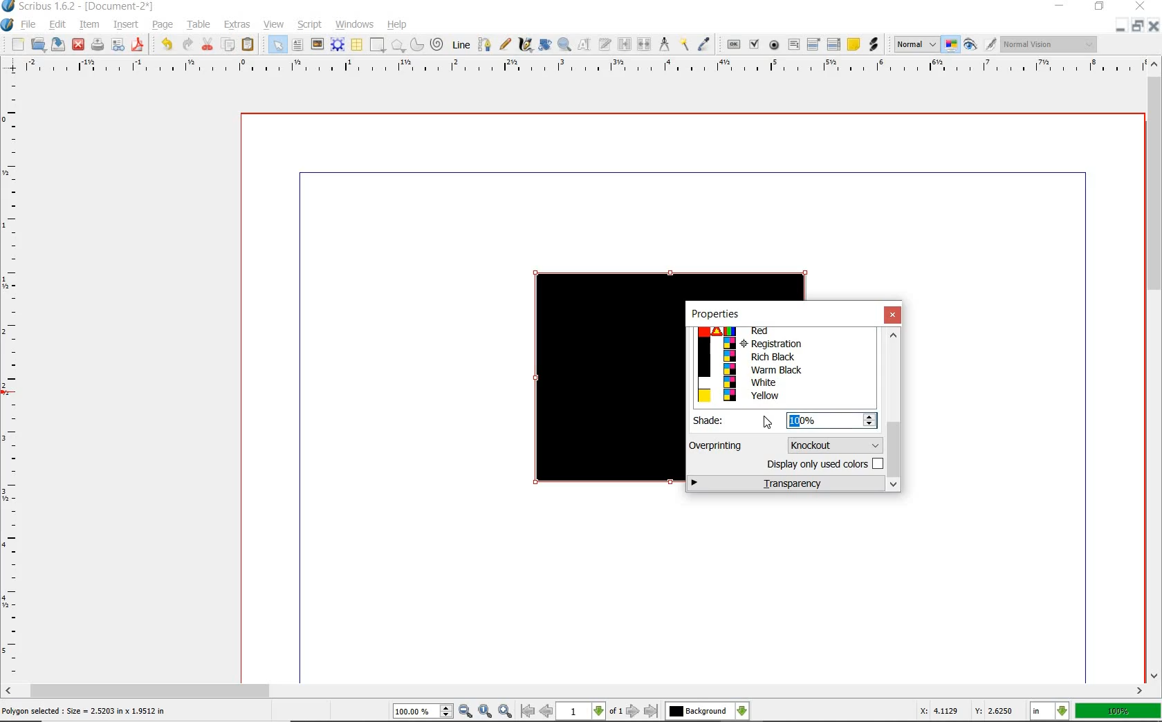 The image size is (1162, 722). Describe the element at coordinates (583, 45) in the screenshot. I see `edit content of frame` at that location.